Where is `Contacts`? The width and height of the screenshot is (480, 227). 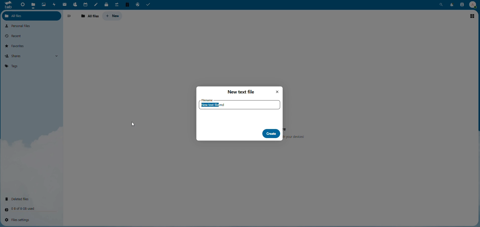 Contacts is located at coordinates (461, 5).